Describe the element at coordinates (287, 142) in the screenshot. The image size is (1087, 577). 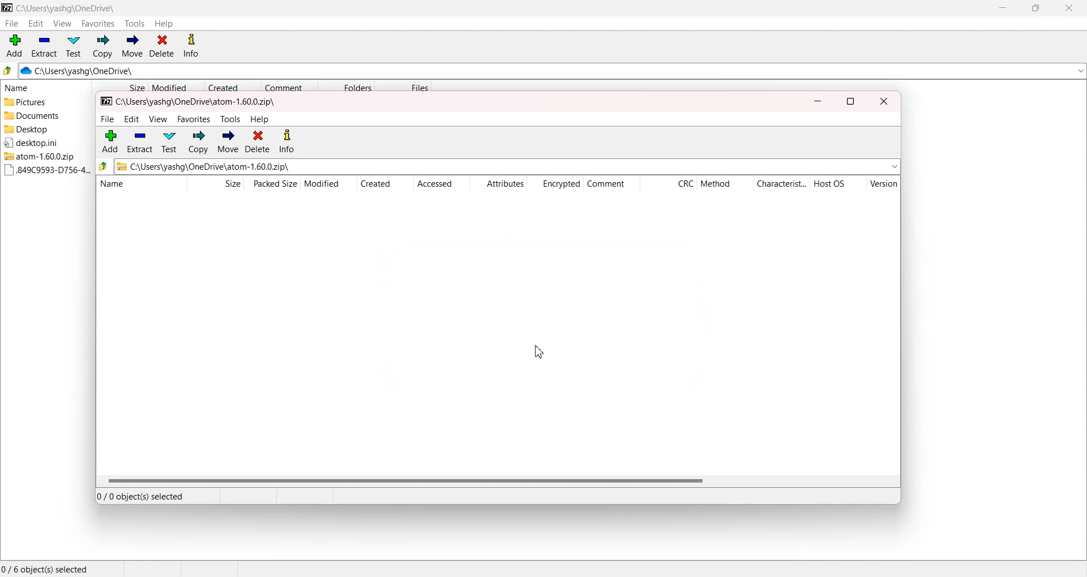
I see `info` at that location.